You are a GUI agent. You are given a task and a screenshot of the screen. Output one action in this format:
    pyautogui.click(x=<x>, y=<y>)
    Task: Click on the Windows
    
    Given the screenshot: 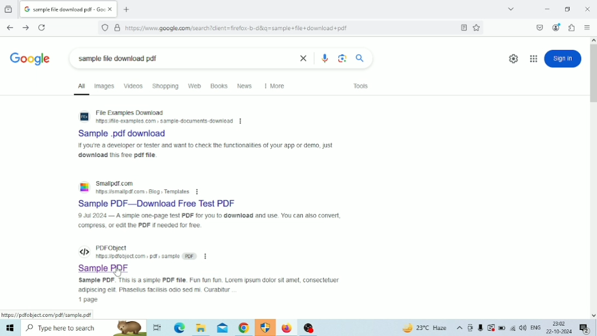 What is the action you would take?
    pyautogui.click(x=10, y=328)
    